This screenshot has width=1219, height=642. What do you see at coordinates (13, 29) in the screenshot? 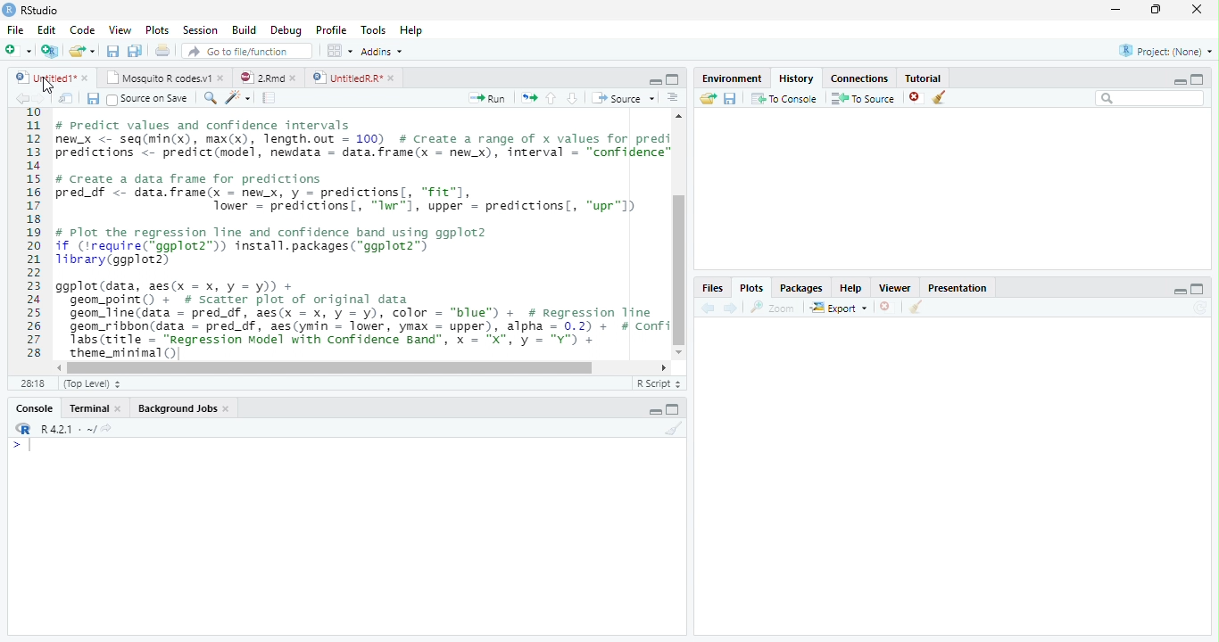
I see `File` at bounding box center [13, 29].